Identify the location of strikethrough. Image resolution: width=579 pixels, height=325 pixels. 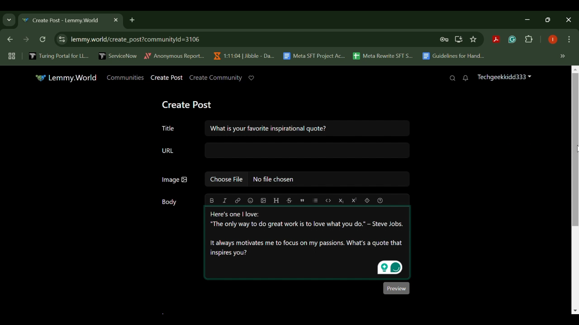
(289, 200).